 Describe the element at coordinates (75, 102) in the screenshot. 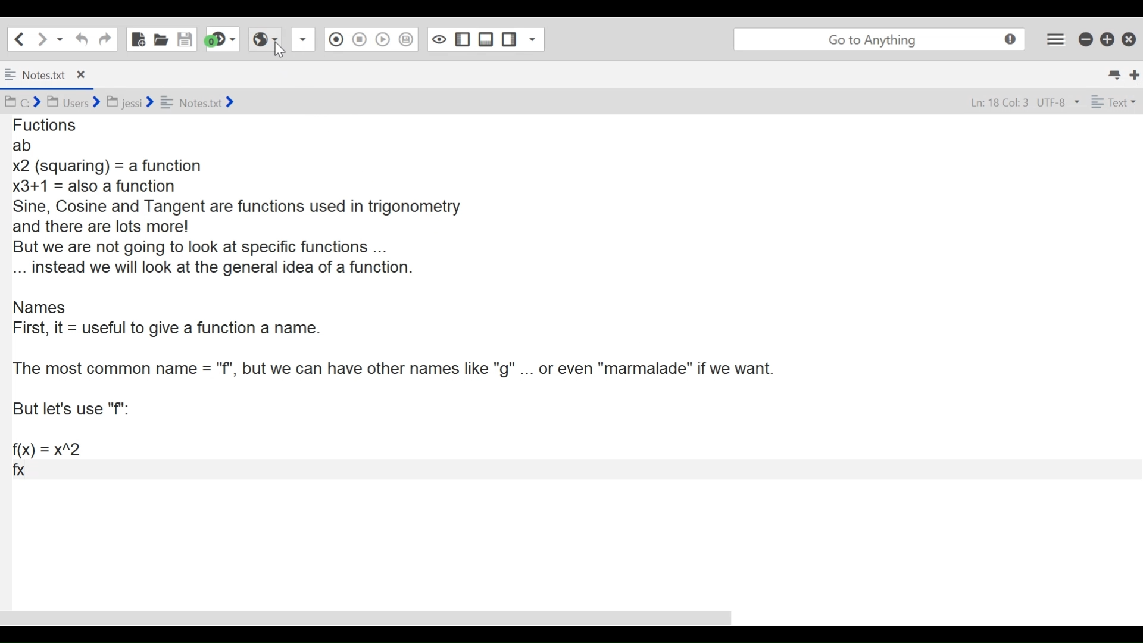

I see `Users` at that location.